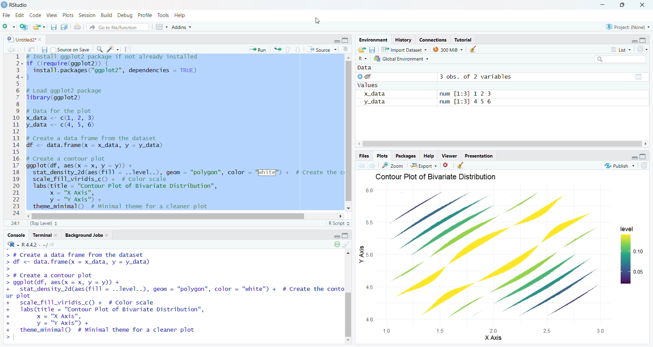  What do you see at coordinates (644, 166) in the screenshot?
I see `refresh` at bounding box center [644, 166].